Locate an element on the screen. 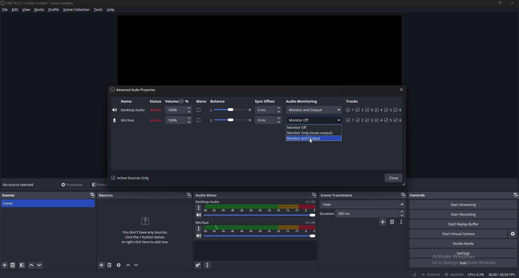  volume adjust is located at coordinates (178, 120).